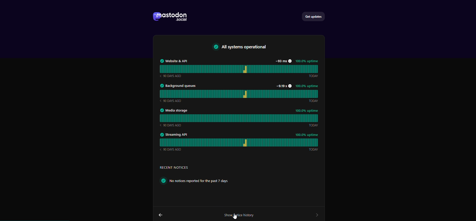  Describe the element at coordinates (241, 93) in the screenshot. I see `background queue status` at that location.